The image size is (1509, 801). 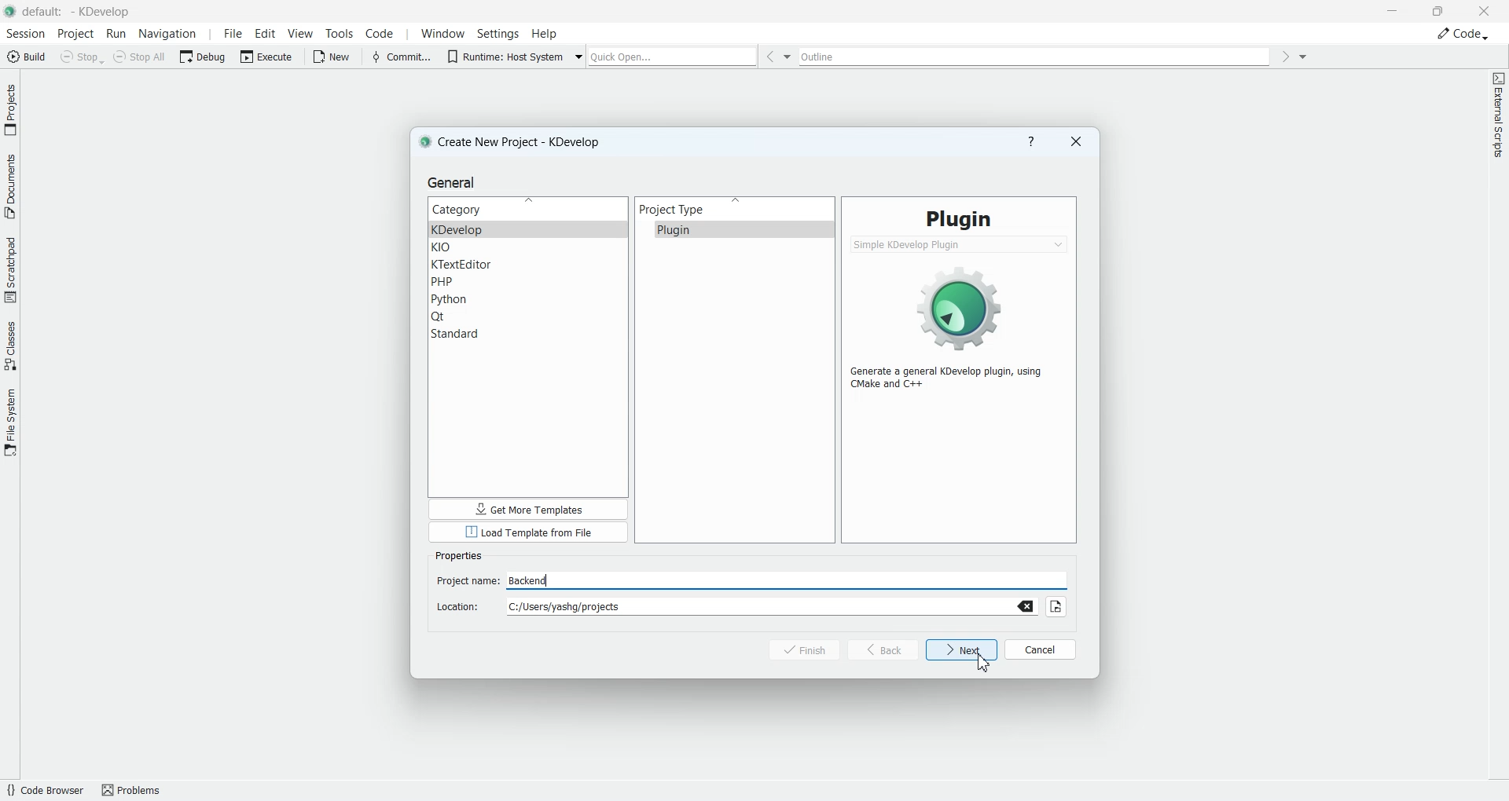 I want to click on Window, so click(x=440, y=34).